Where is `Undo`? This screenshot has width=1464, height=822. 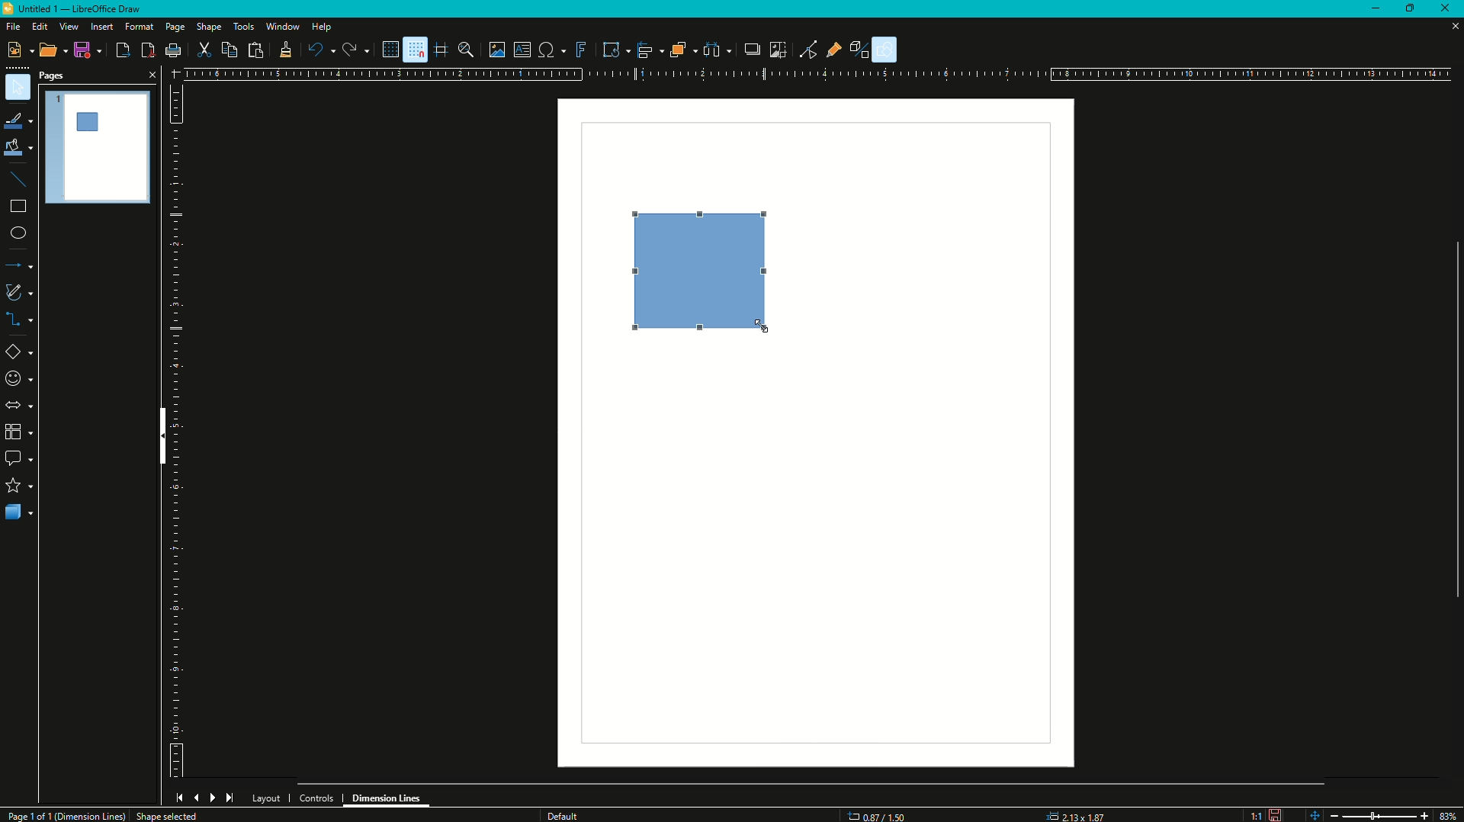
Undo is located at coordinates (320, 50).